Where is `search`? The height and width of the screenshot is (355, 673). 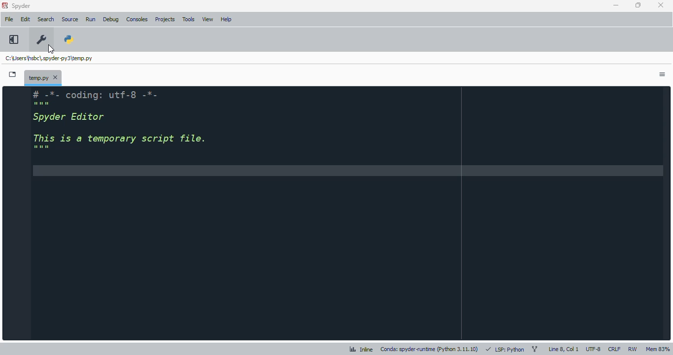 search is located at coordinates (46, 19).